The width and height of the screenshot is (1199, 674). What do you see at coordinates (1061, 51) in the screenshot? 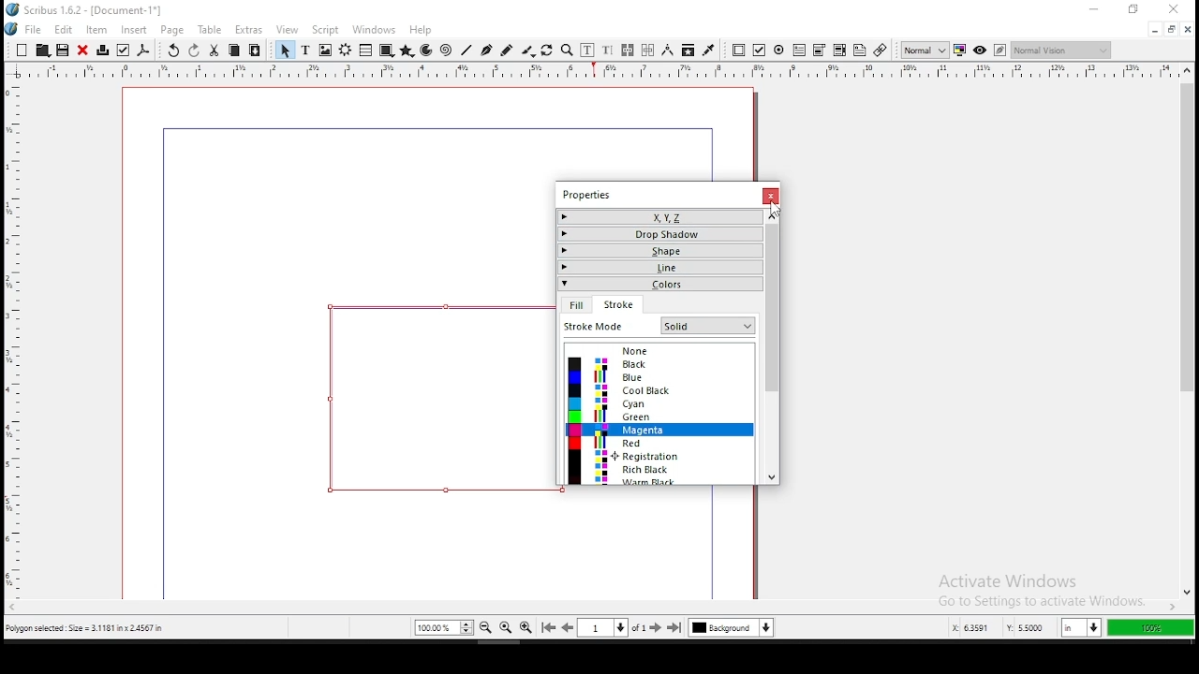
I see `normal vision` at bounding box center [1061, 51].